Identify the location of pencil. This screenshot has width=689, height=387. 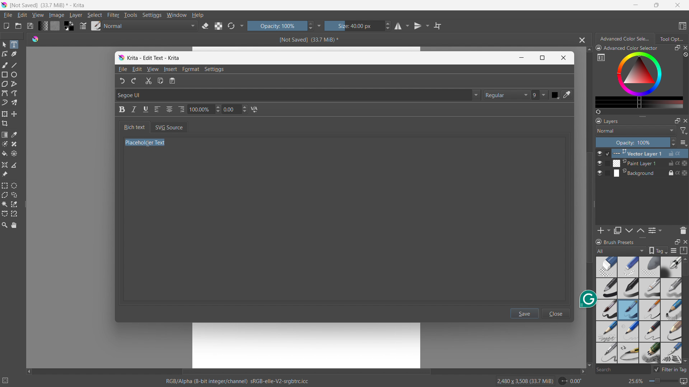
(606, 331).